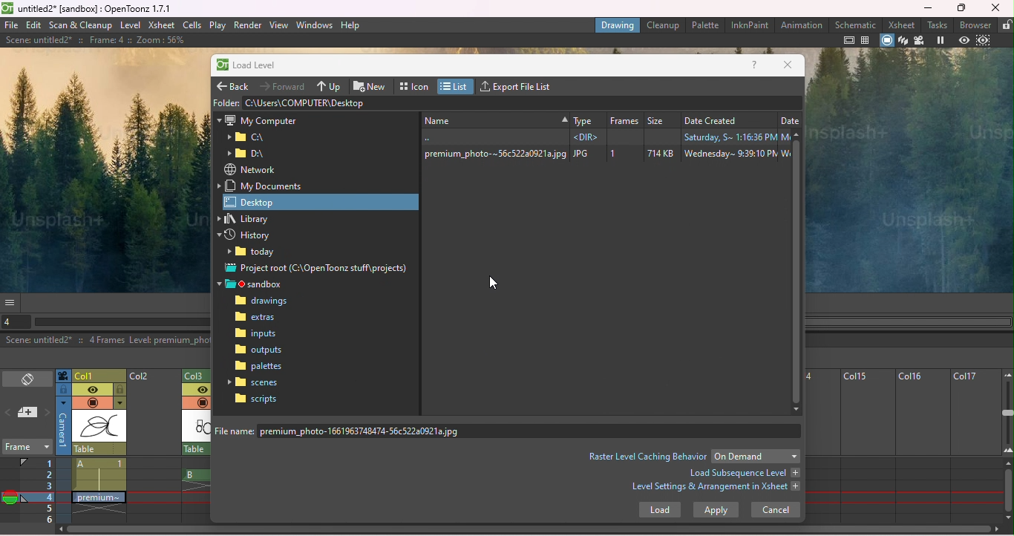 Image resolution: width=1014 pixels, height=536 pixels. Describe the element at coordinates (790, 118) in the screenshot. I see `Date ` at that location.